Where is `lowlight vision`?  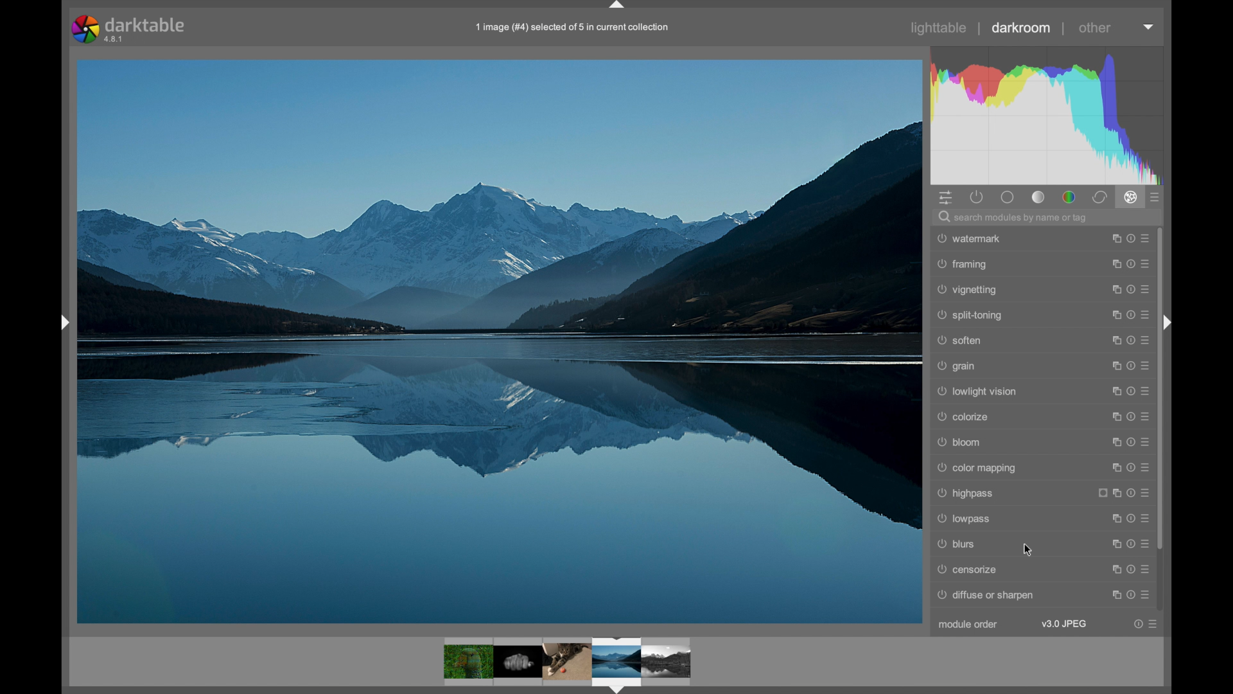 lowlight vision is located at coordinates (977, 392).